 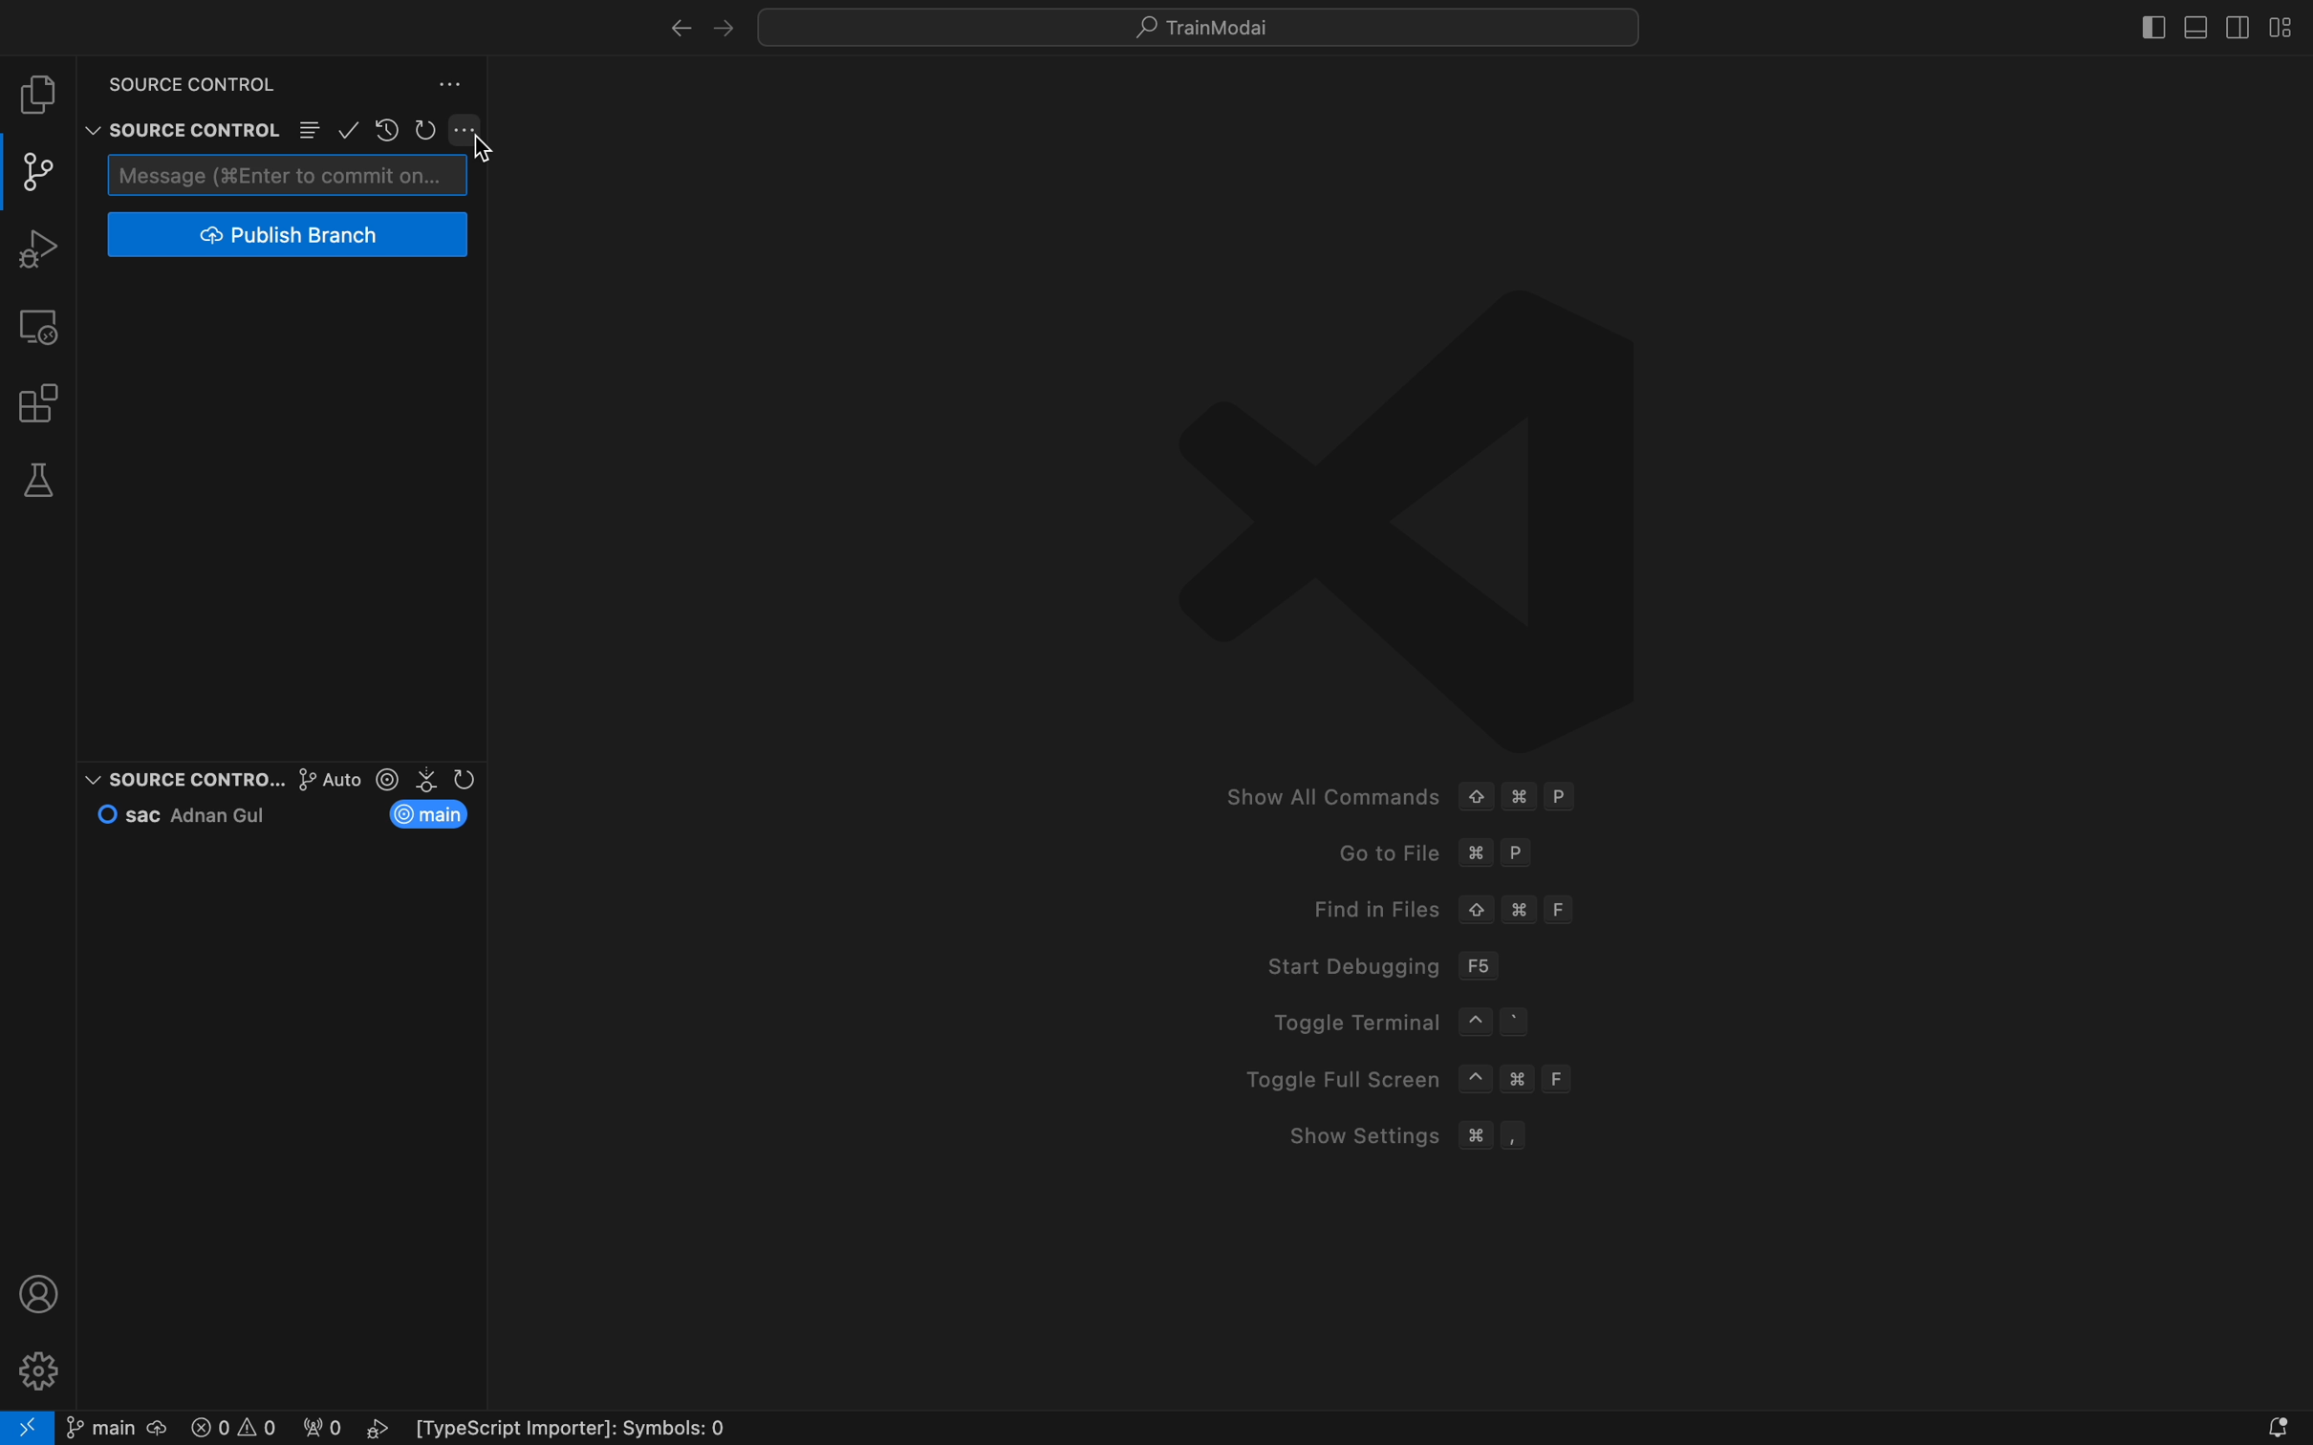 What do you see at coordinates (469, 1429) in the screenshot?
I see `error logs` at bounding box center [469, 1429].